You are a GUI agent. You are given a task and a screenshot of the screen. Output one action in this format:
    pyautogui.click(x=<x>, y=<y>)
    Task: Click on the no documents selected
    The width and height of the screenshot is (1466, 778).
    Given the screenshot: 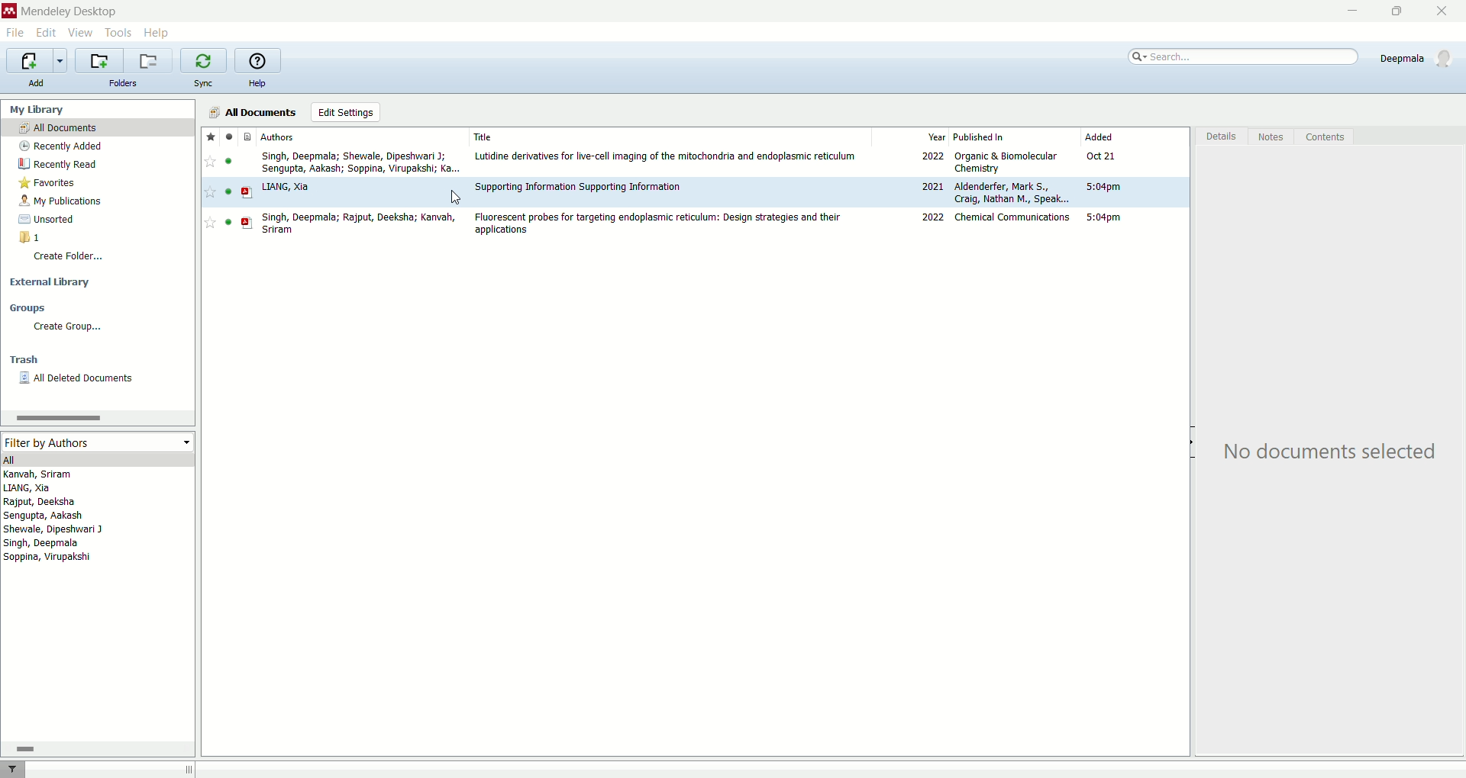 What is the action you would take?
    pyautogui.click(x=1322, y=455)
    